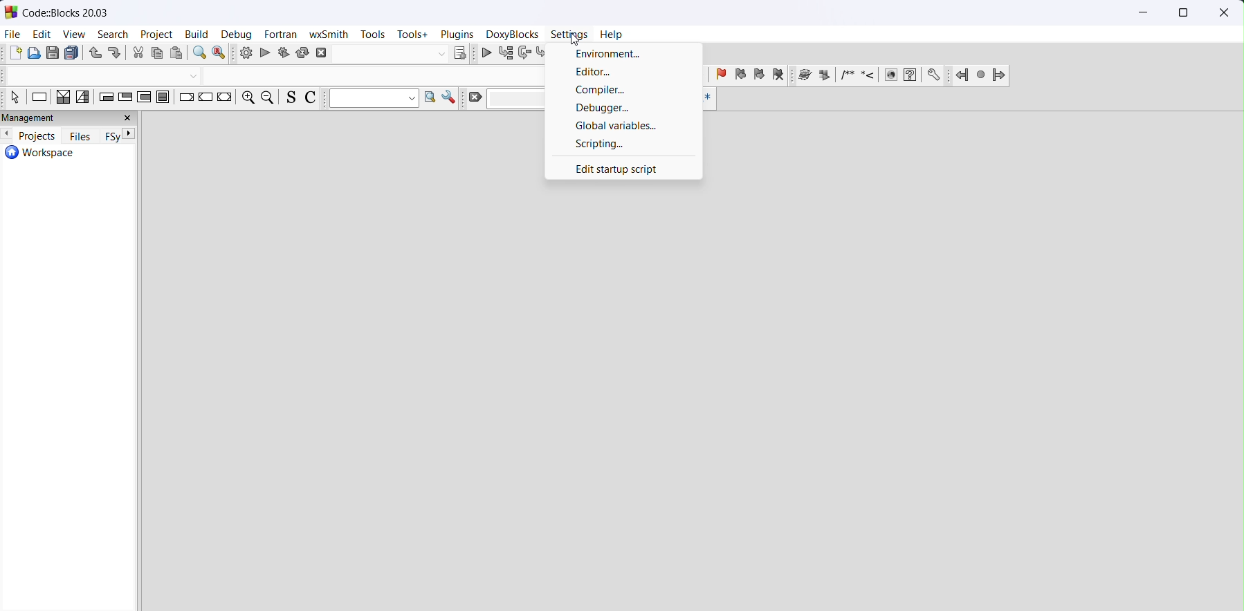  Describe the element at coordinates (760, 76) in the screenshot. I see `next bookmark` at that location.